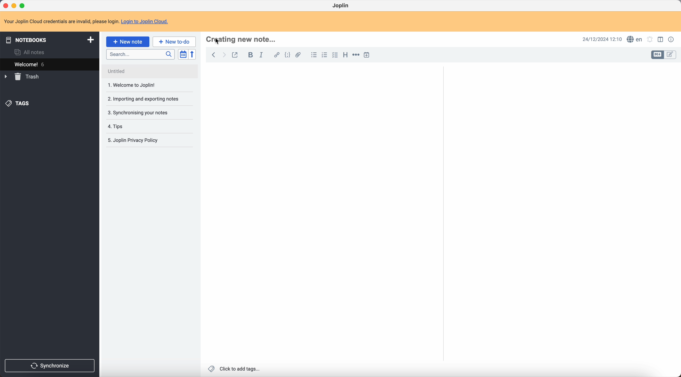  I want to click on reverse sort order, so click(193, 54).